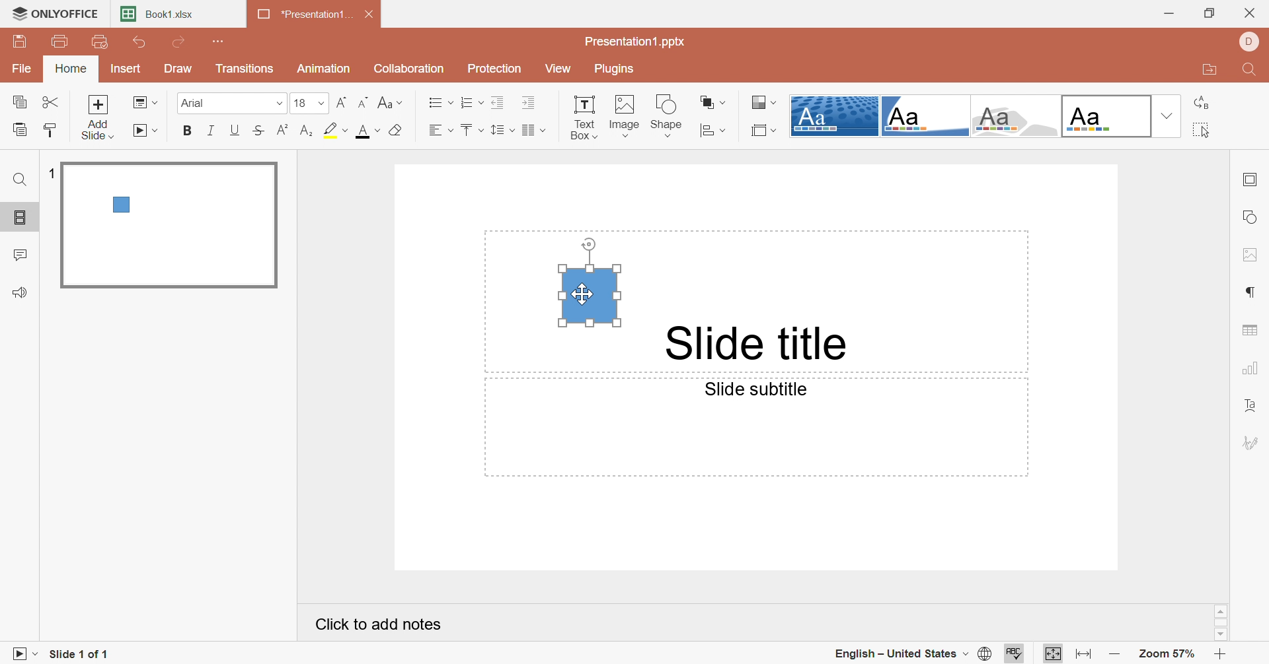 This screenshot has width=1269, height=664. I want to click on Table settings, so click(1252, 333).